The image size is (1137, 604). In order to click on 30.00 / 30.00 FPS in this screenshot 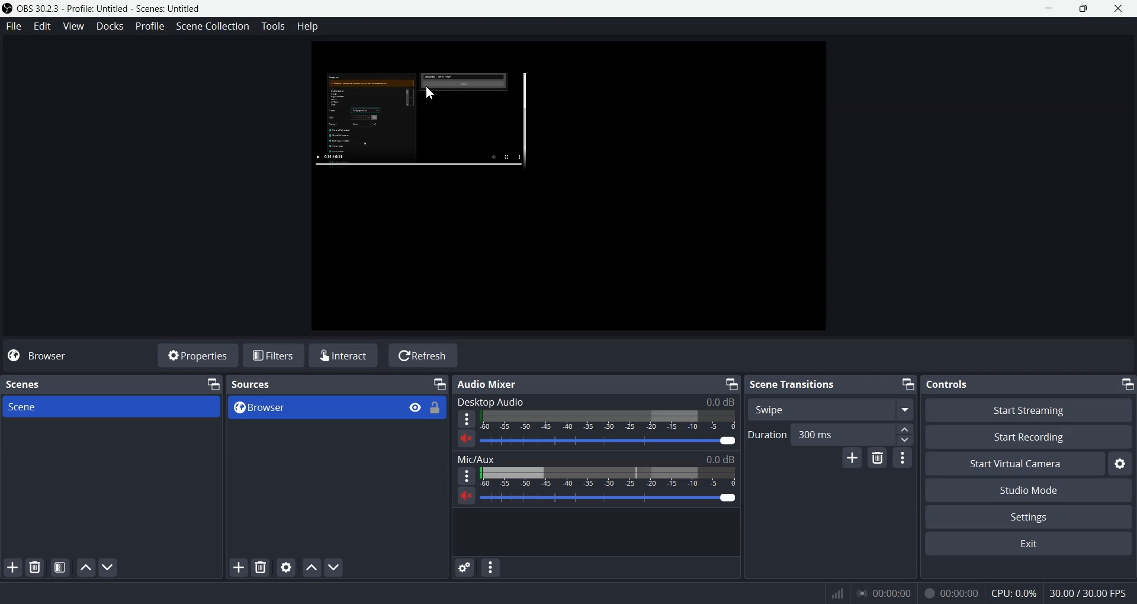, I will do `click(1088, 592)`.